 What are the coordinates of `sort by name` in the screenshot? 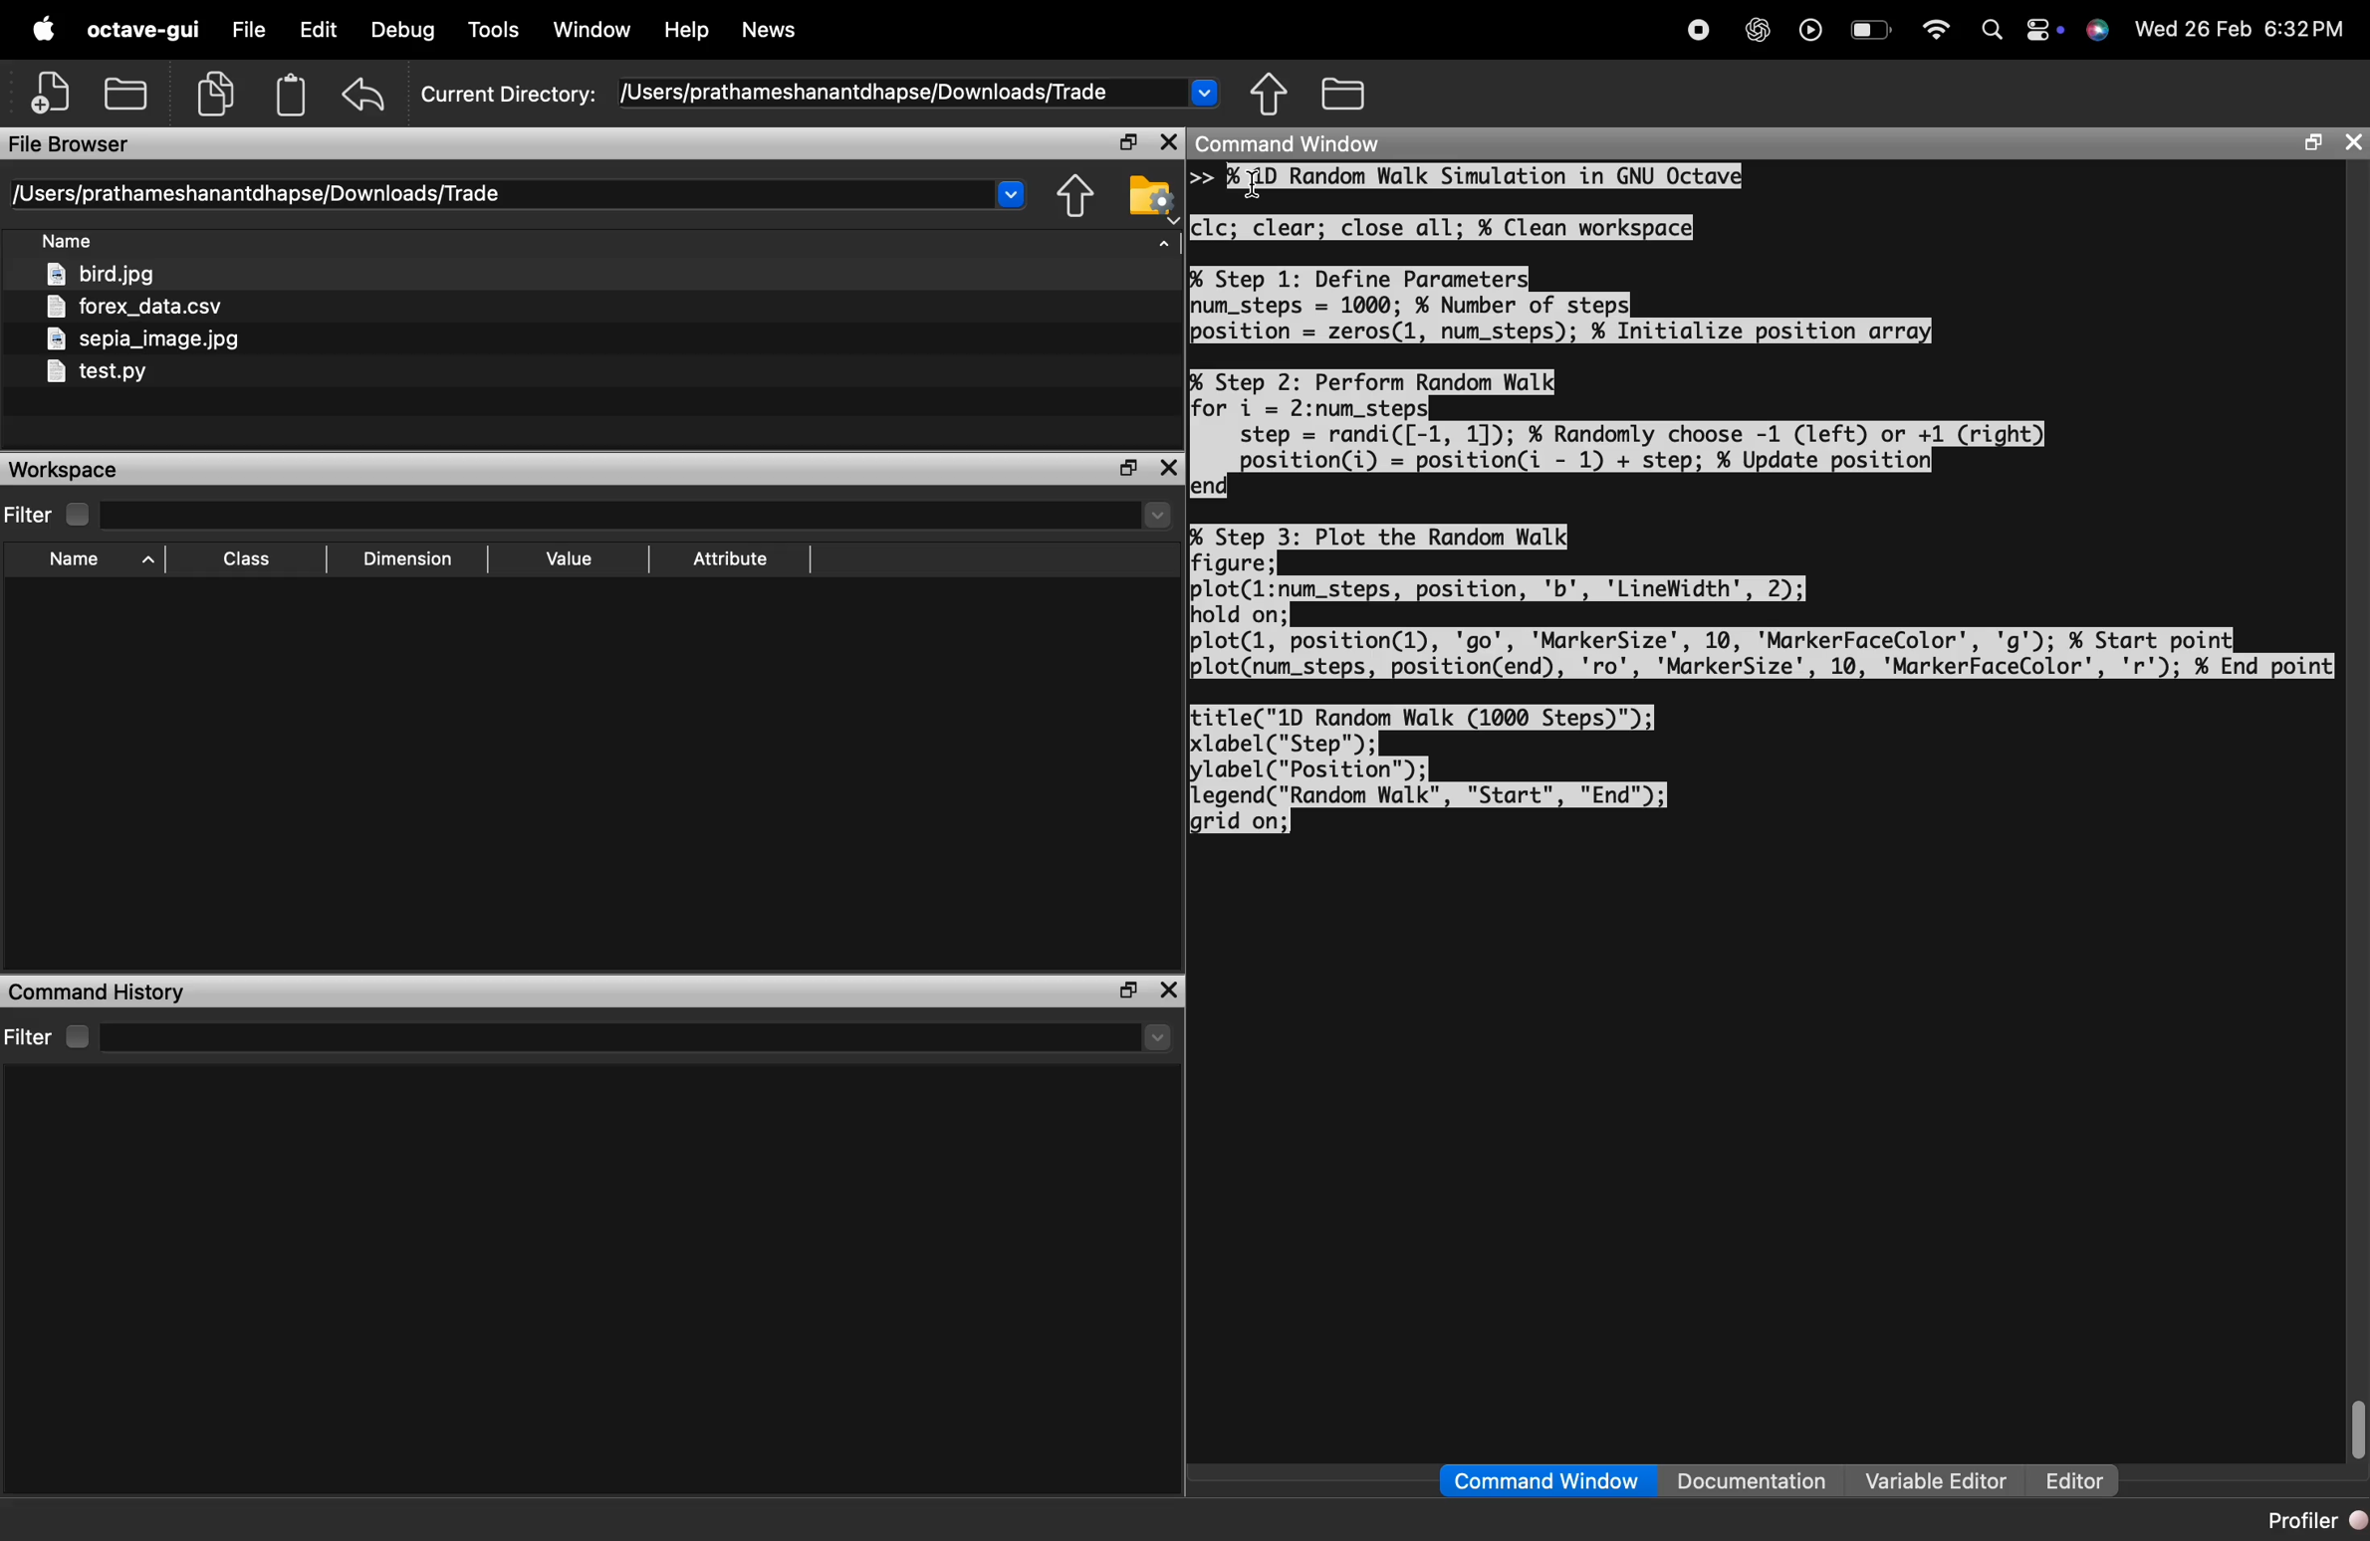 It's located at (98, 560).